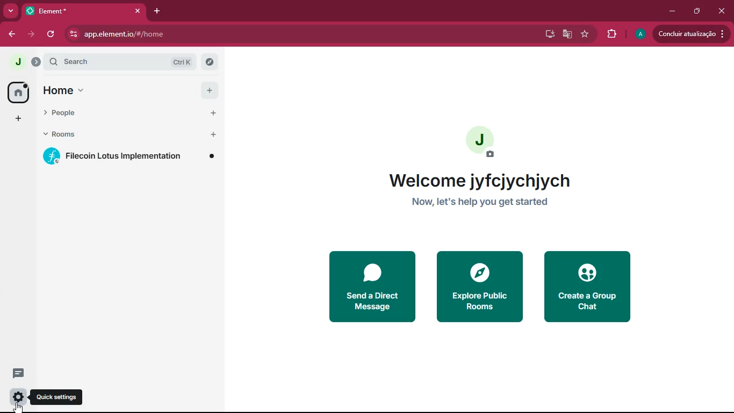 Image resolution: width=734 pixels, height=413 pixels. I want to click on back, so click(13, 34).